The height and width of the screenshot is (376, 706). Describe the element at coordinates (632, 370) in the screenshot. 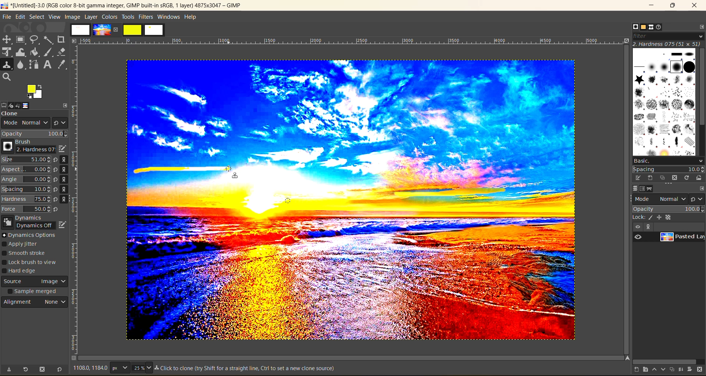

I see `create a new layer` at that location.